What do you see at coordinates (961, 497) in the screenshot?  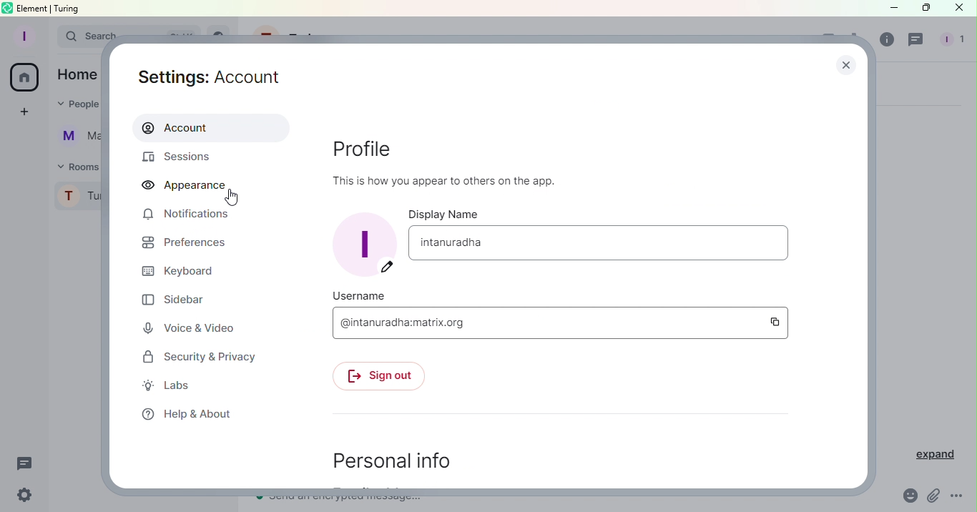 I see `More Options` at bounding box center [961, 497].